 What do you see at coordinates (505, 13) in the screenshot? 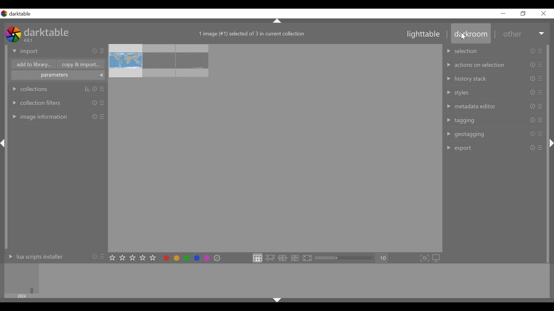
I see `minimize` at bounding box center [505, 13].